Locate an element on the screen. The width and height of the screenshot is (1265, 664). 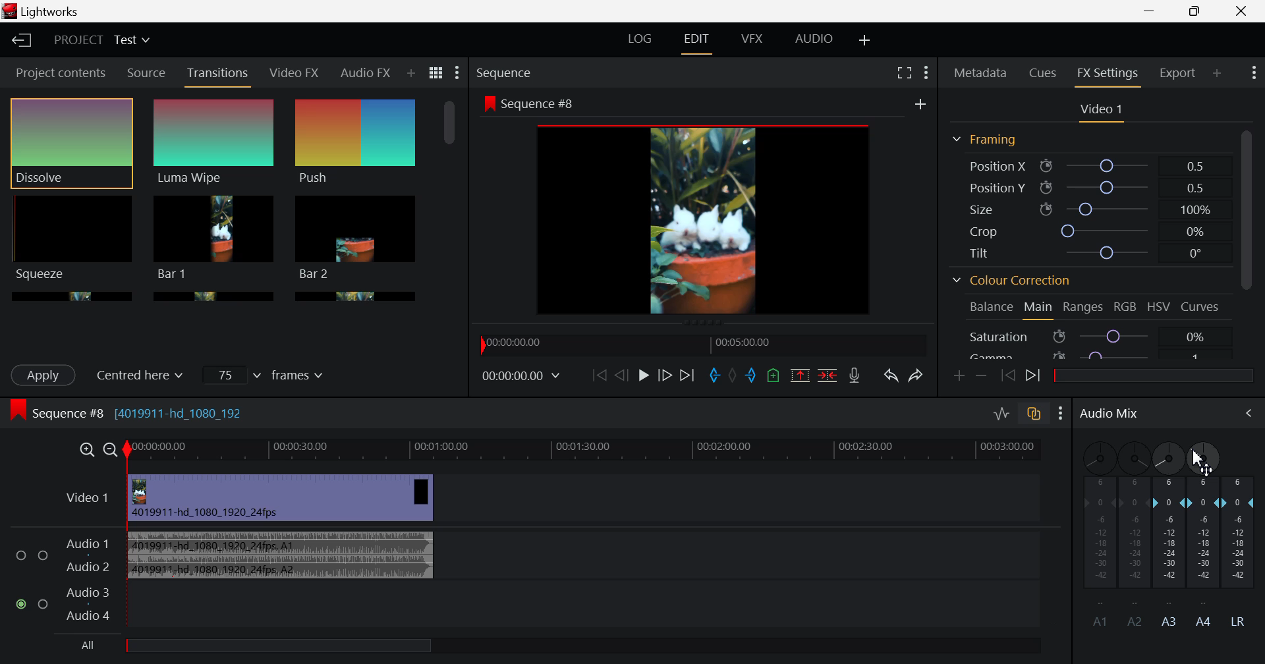
Lightworks is located at coordinates (64, 11).